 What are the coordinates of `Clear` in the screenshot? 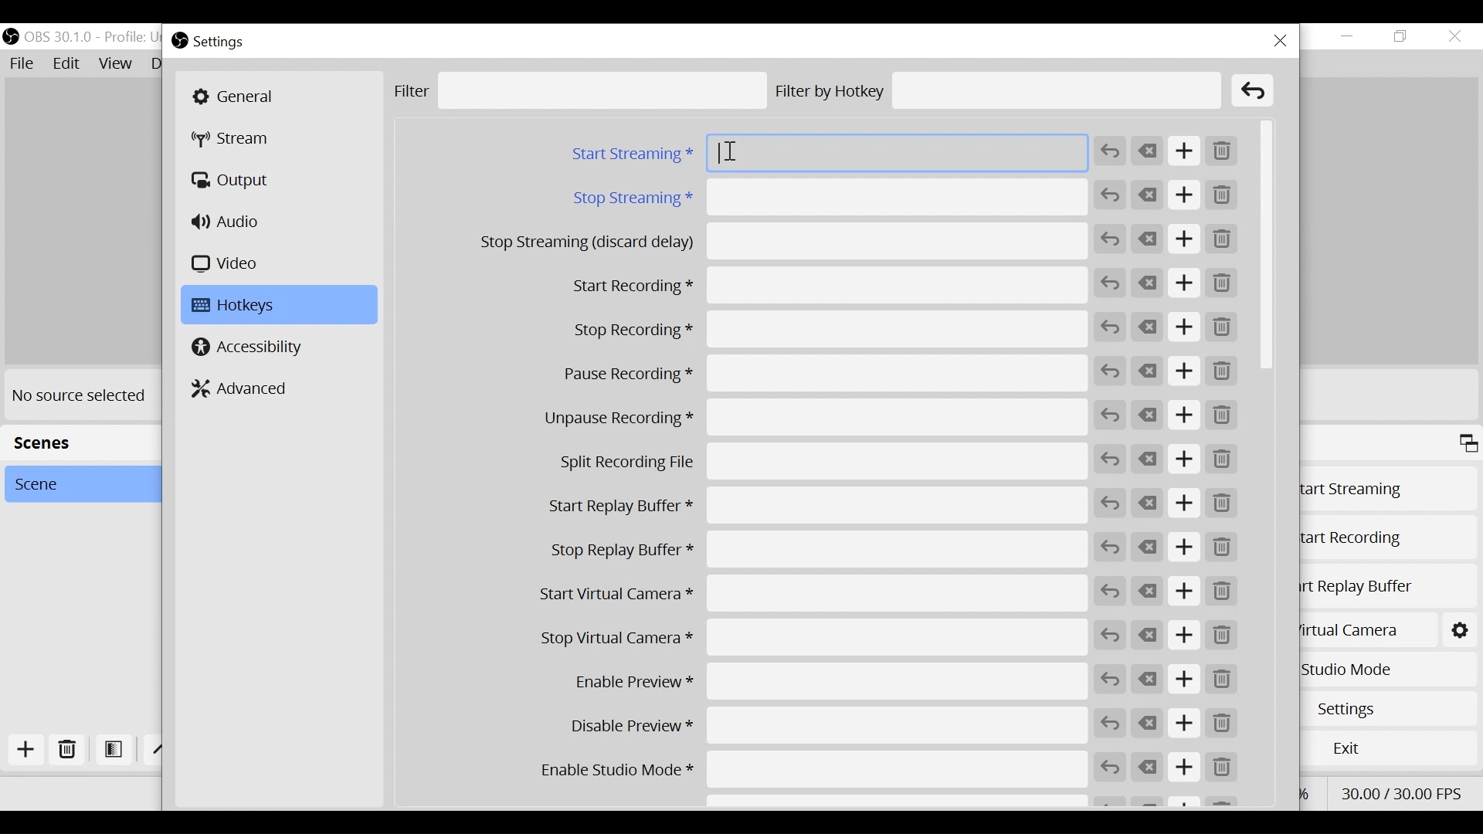 It's located at (1149, 767).